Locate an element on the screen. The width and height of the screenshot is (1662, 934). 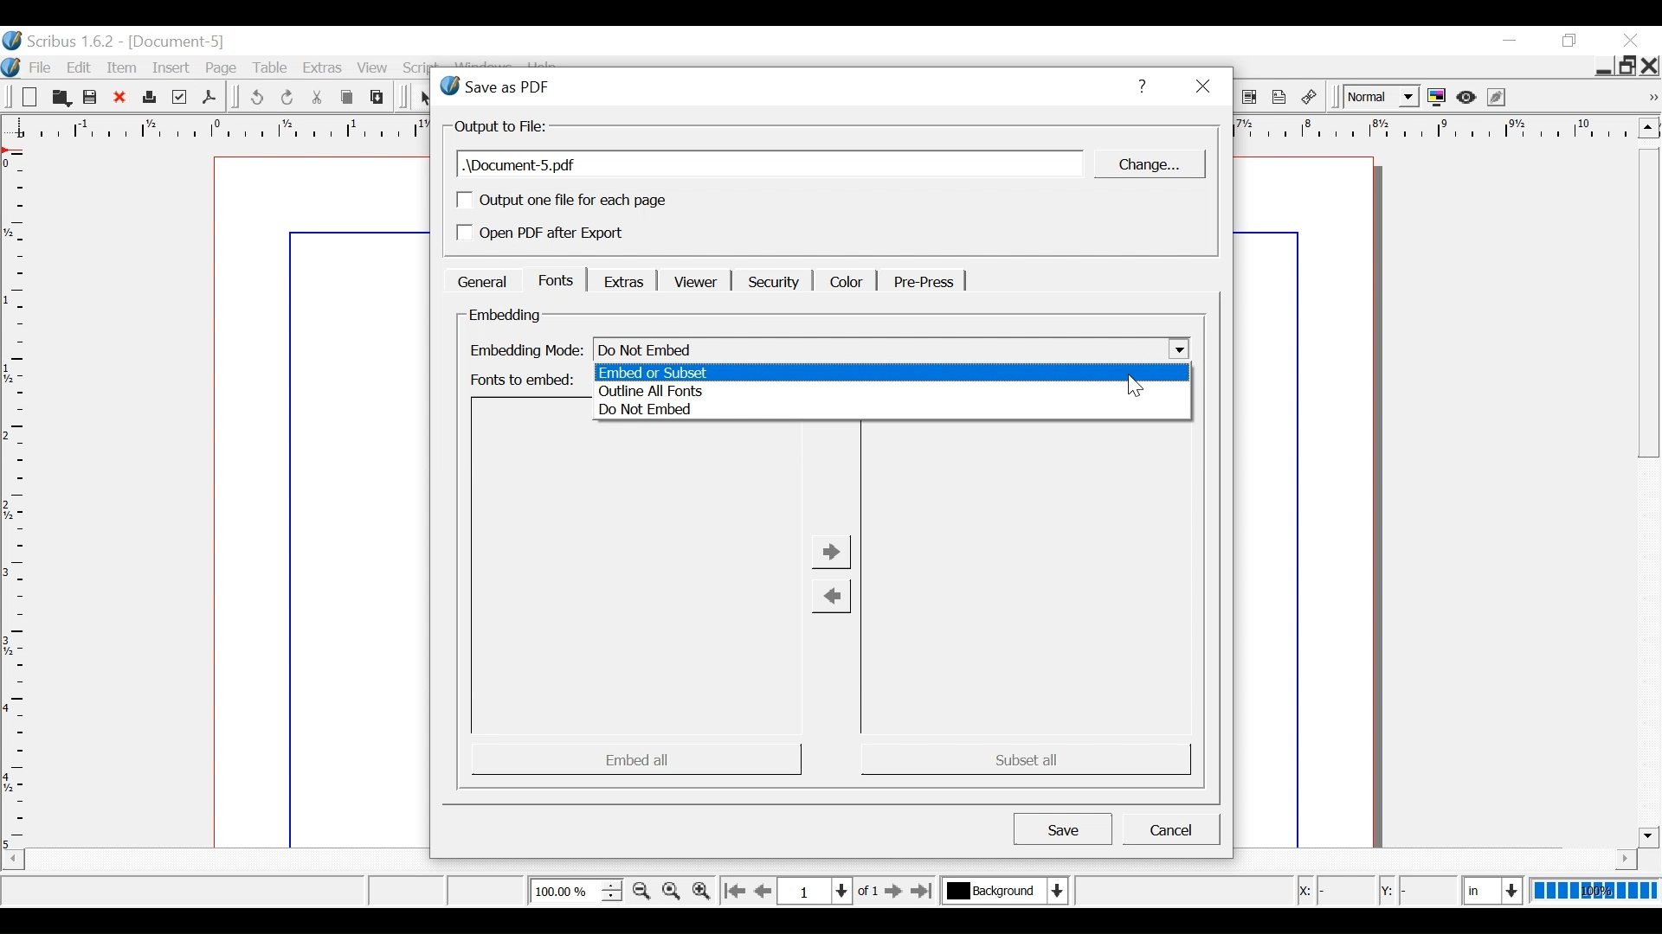
Table is located at coordinates (274, 69).